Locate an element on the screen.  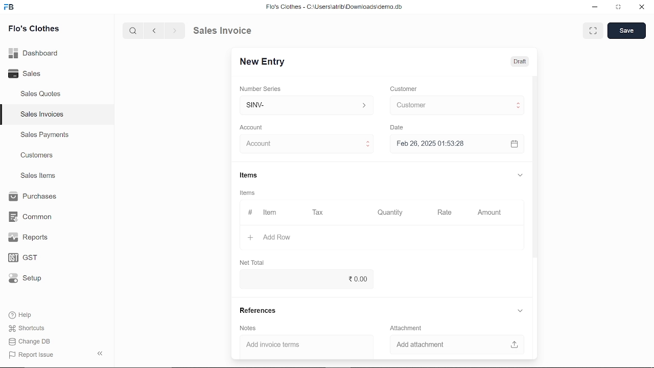
open calender is located at coordinates (514, 144).